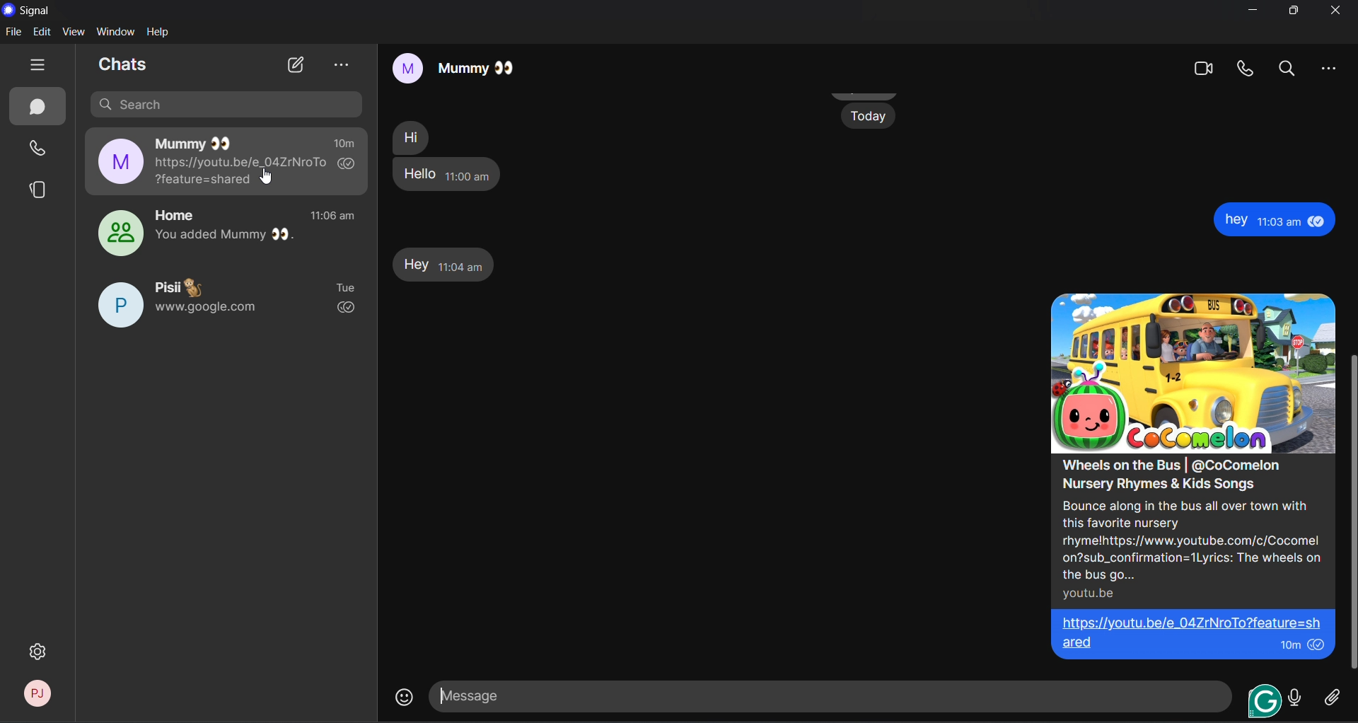  I want to click on more, so click(1334, 69).